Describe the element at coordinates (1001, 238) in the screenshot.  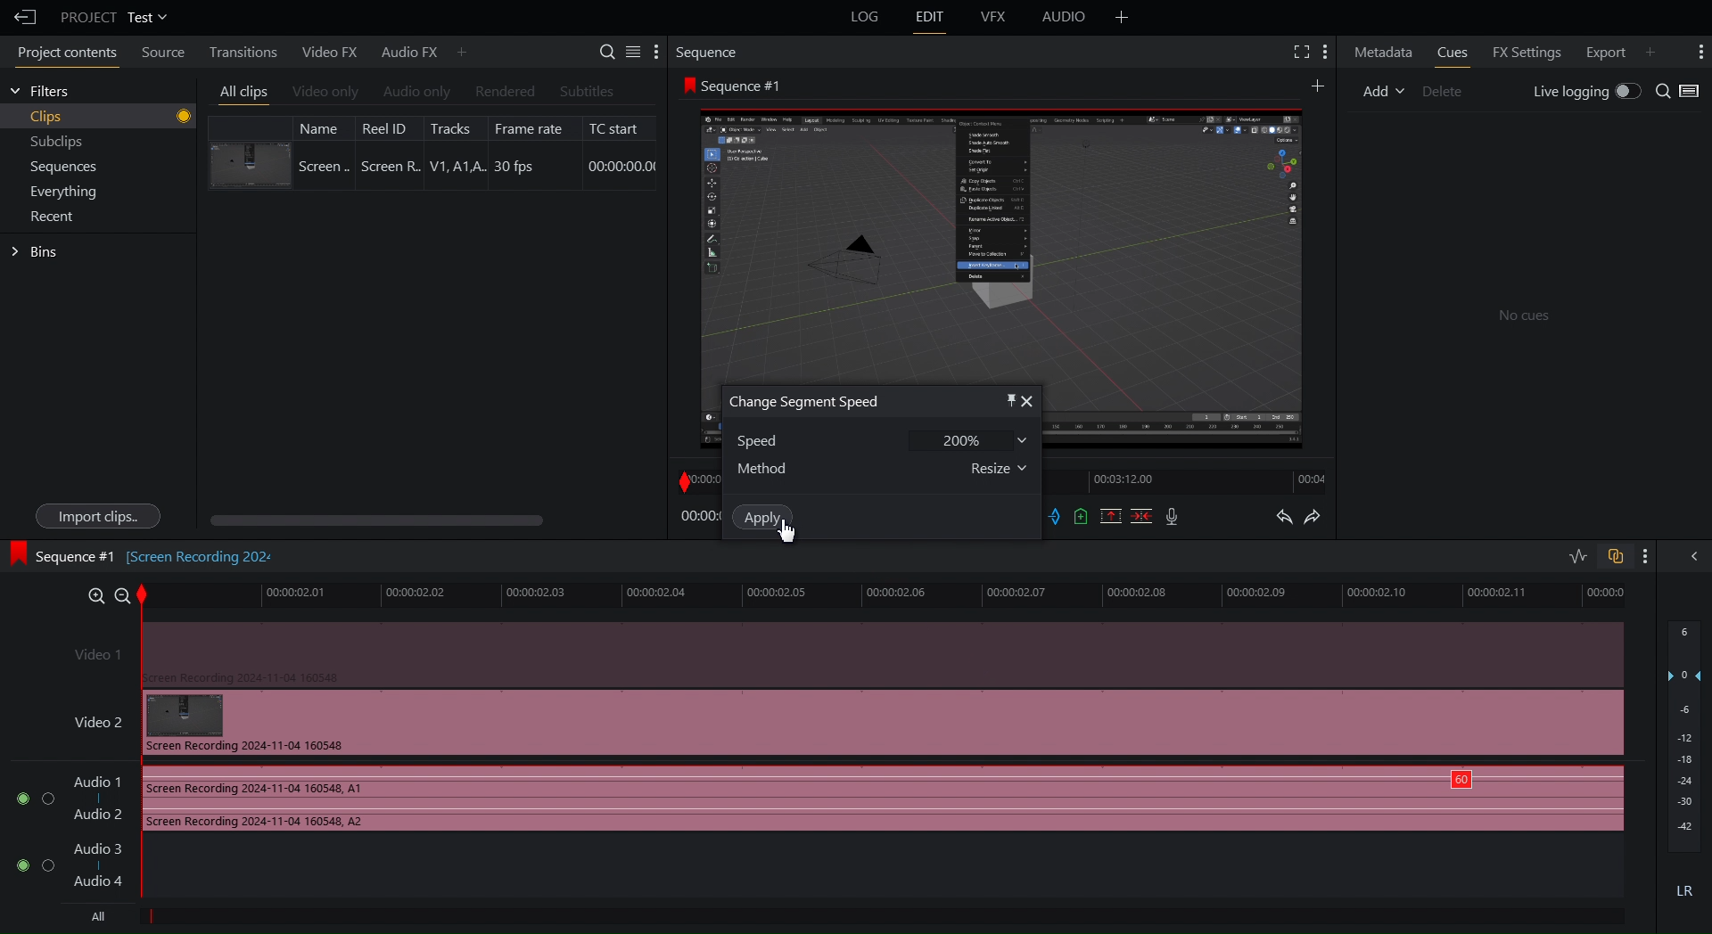
I see `Preview ` at that location.